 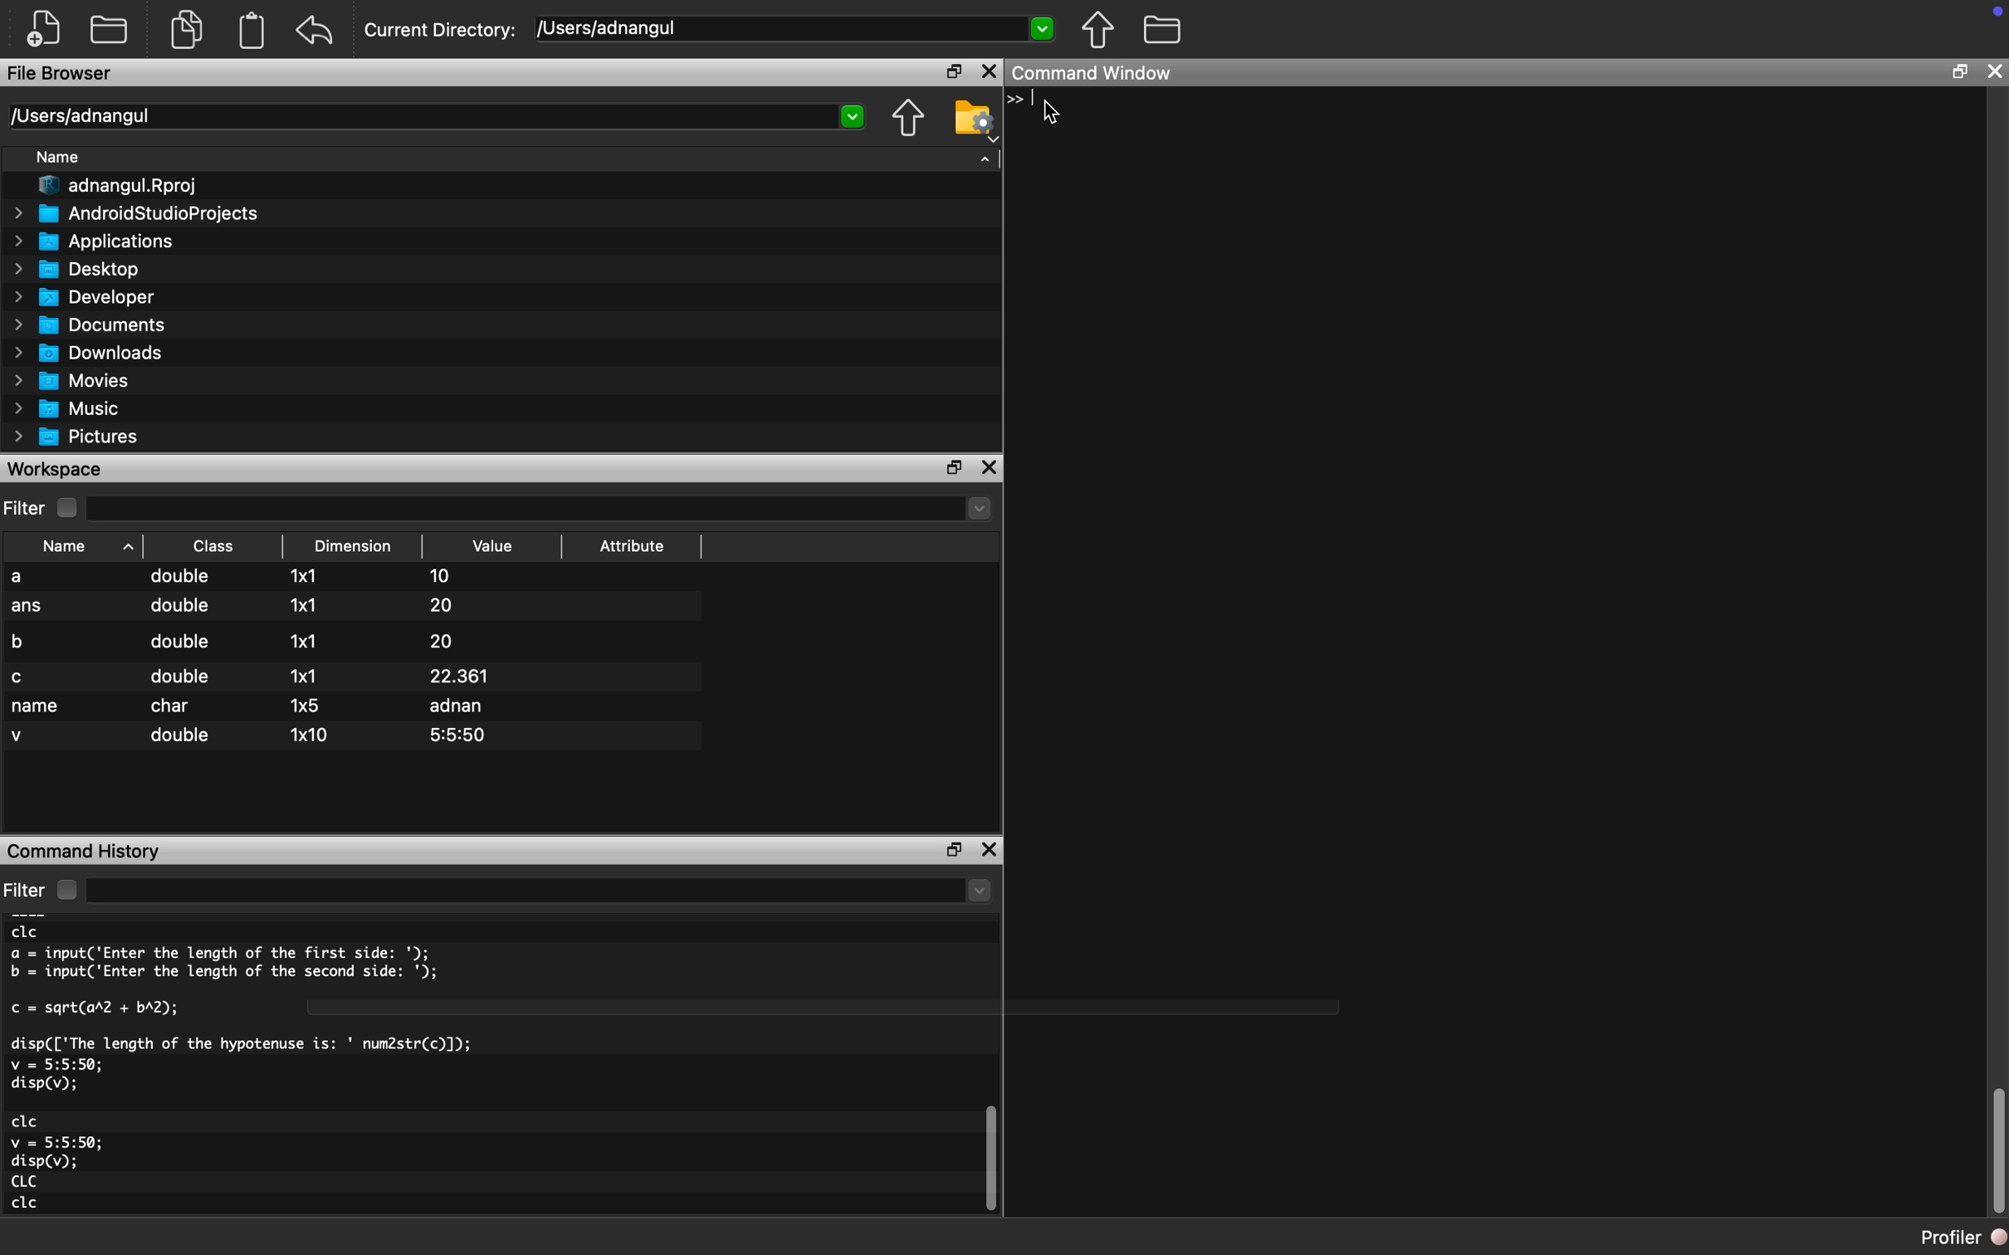 What do you see at coordinates (255, 30) in the screenshot?
I see `Paste` at bounding box center [255, 30].